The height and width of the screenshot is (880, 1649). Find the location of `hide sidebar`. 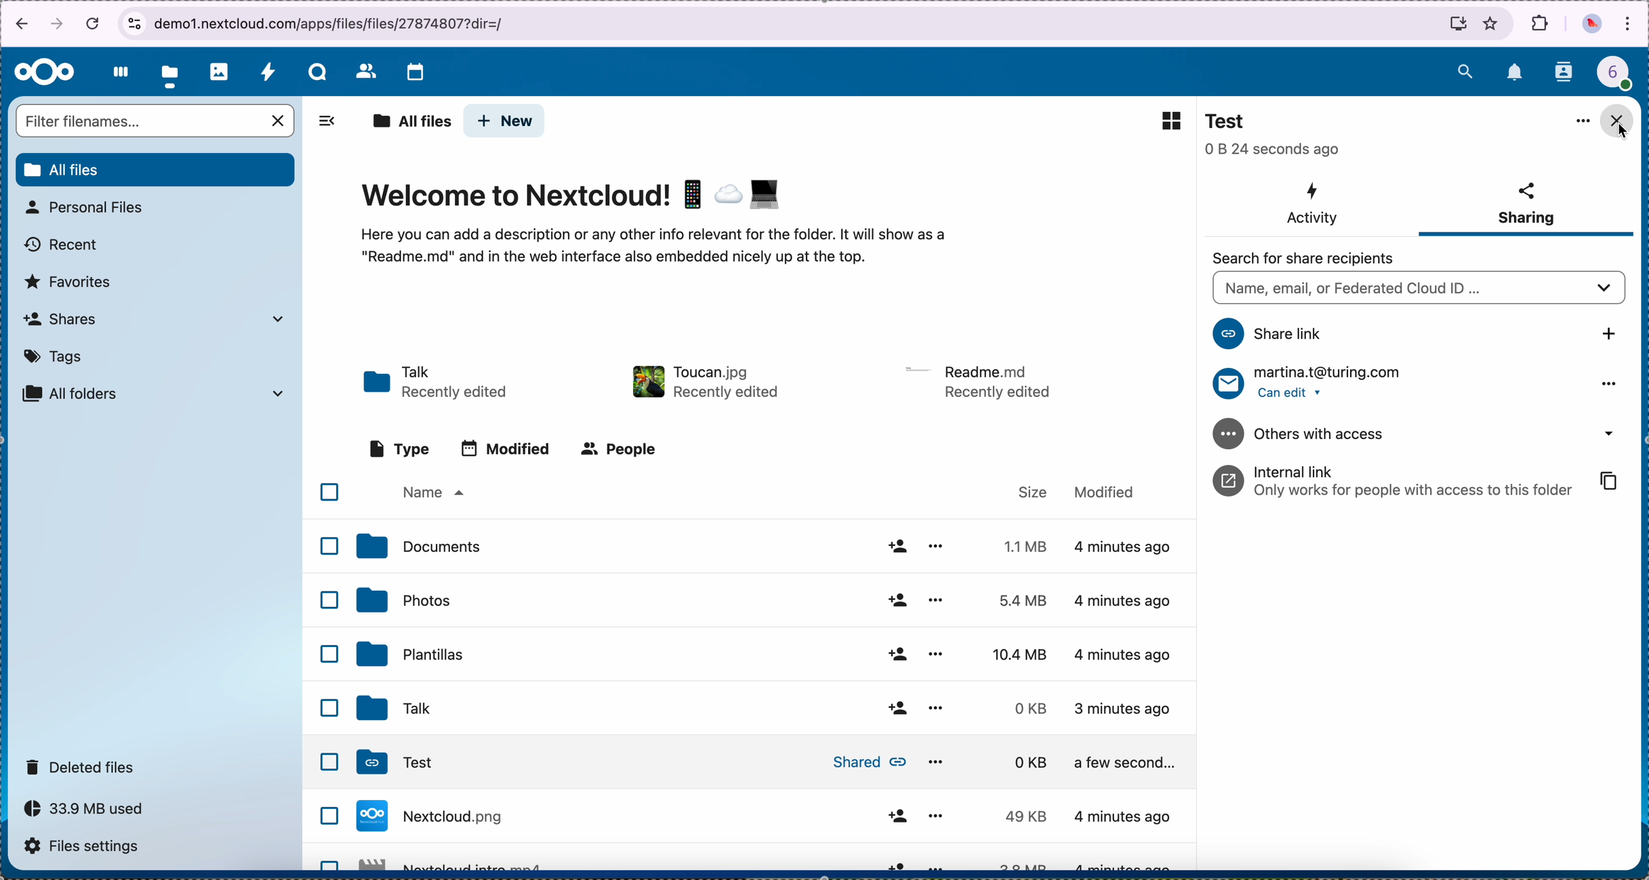

hide sidebar is located at coordinates (323, 125).